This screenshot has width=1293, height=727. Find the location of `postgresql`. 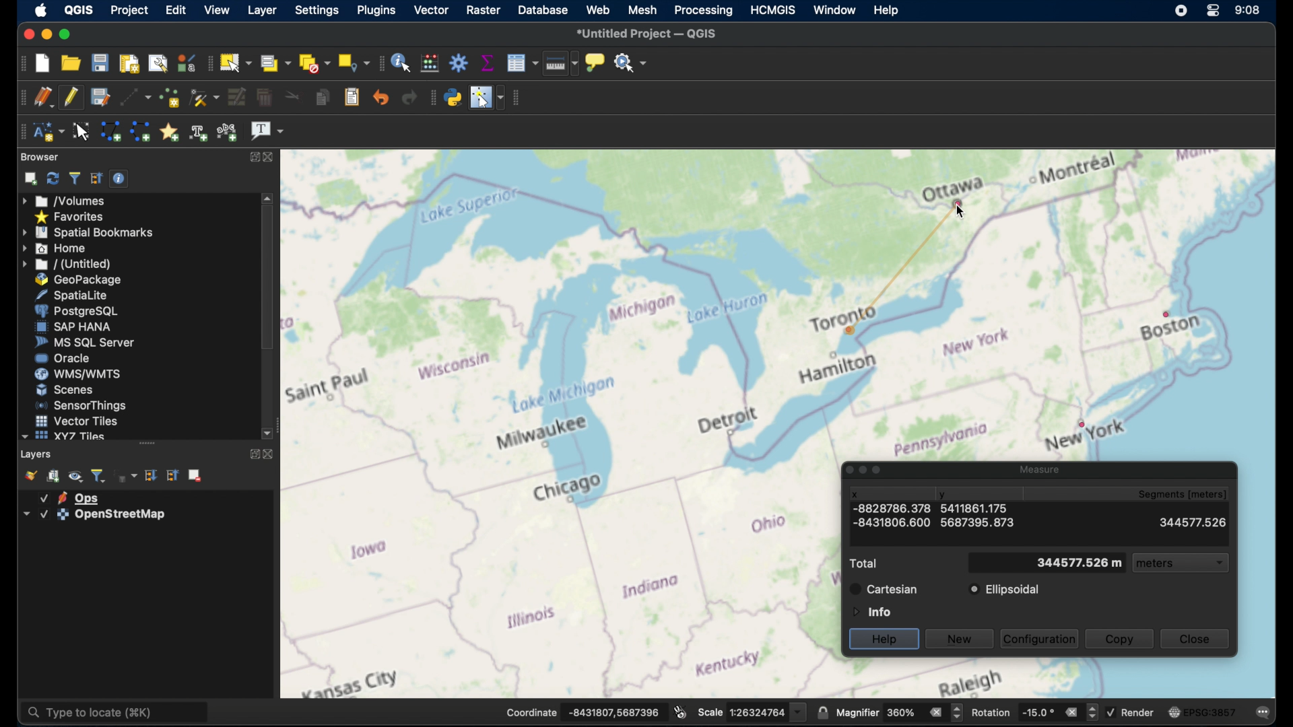

postgresql is located at coordinates (81, 311).